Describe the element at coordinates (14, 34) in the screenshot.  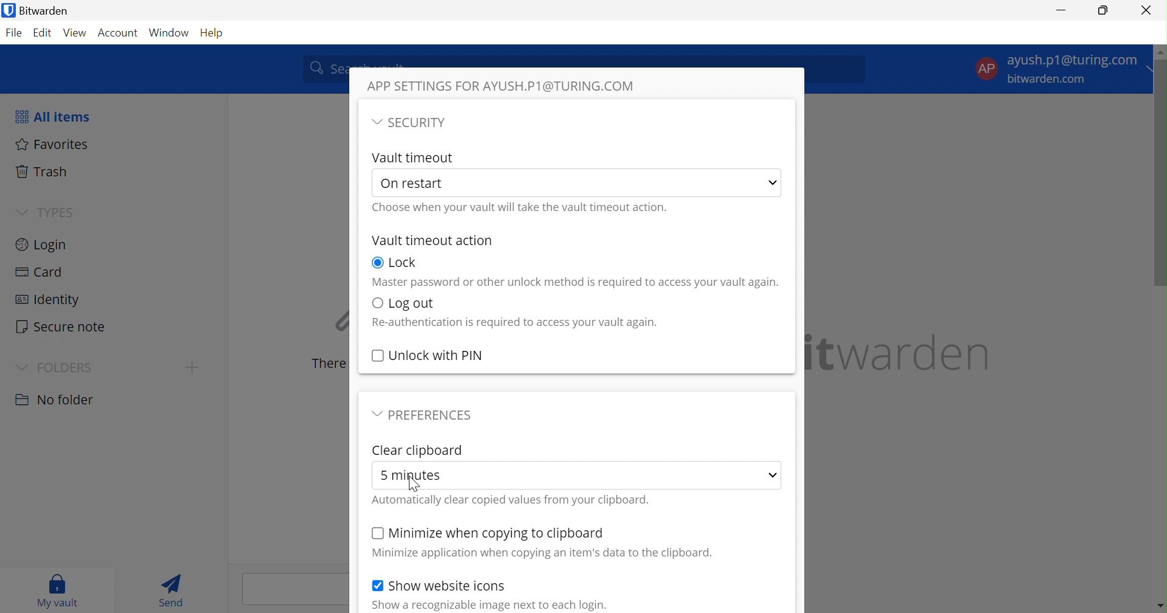
I see `File` at that location.